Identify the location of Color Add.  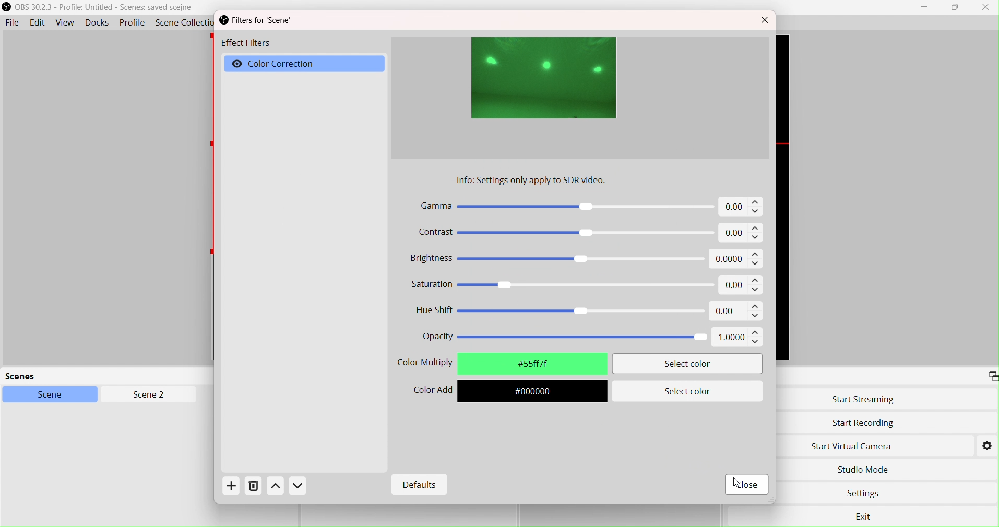
(427, 392).